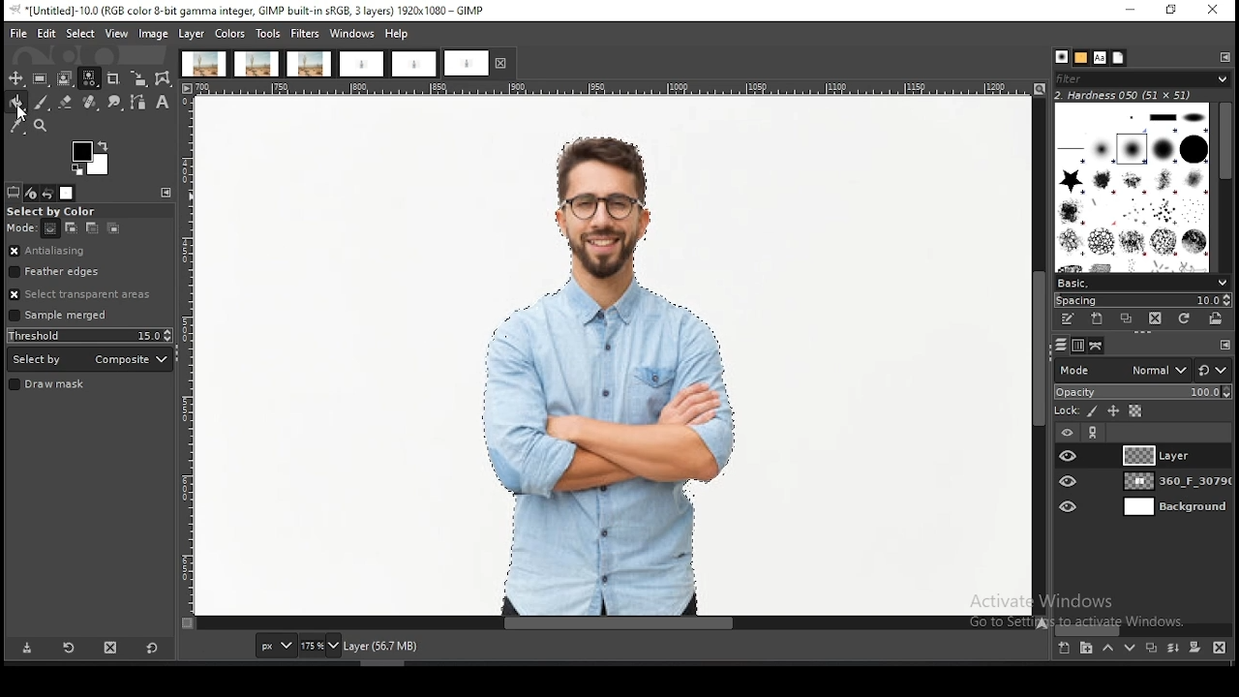  What do you see at coordinates (1065, 647) in the screenshot?
I see `create a new layer` at bounding box center [1065, 647].